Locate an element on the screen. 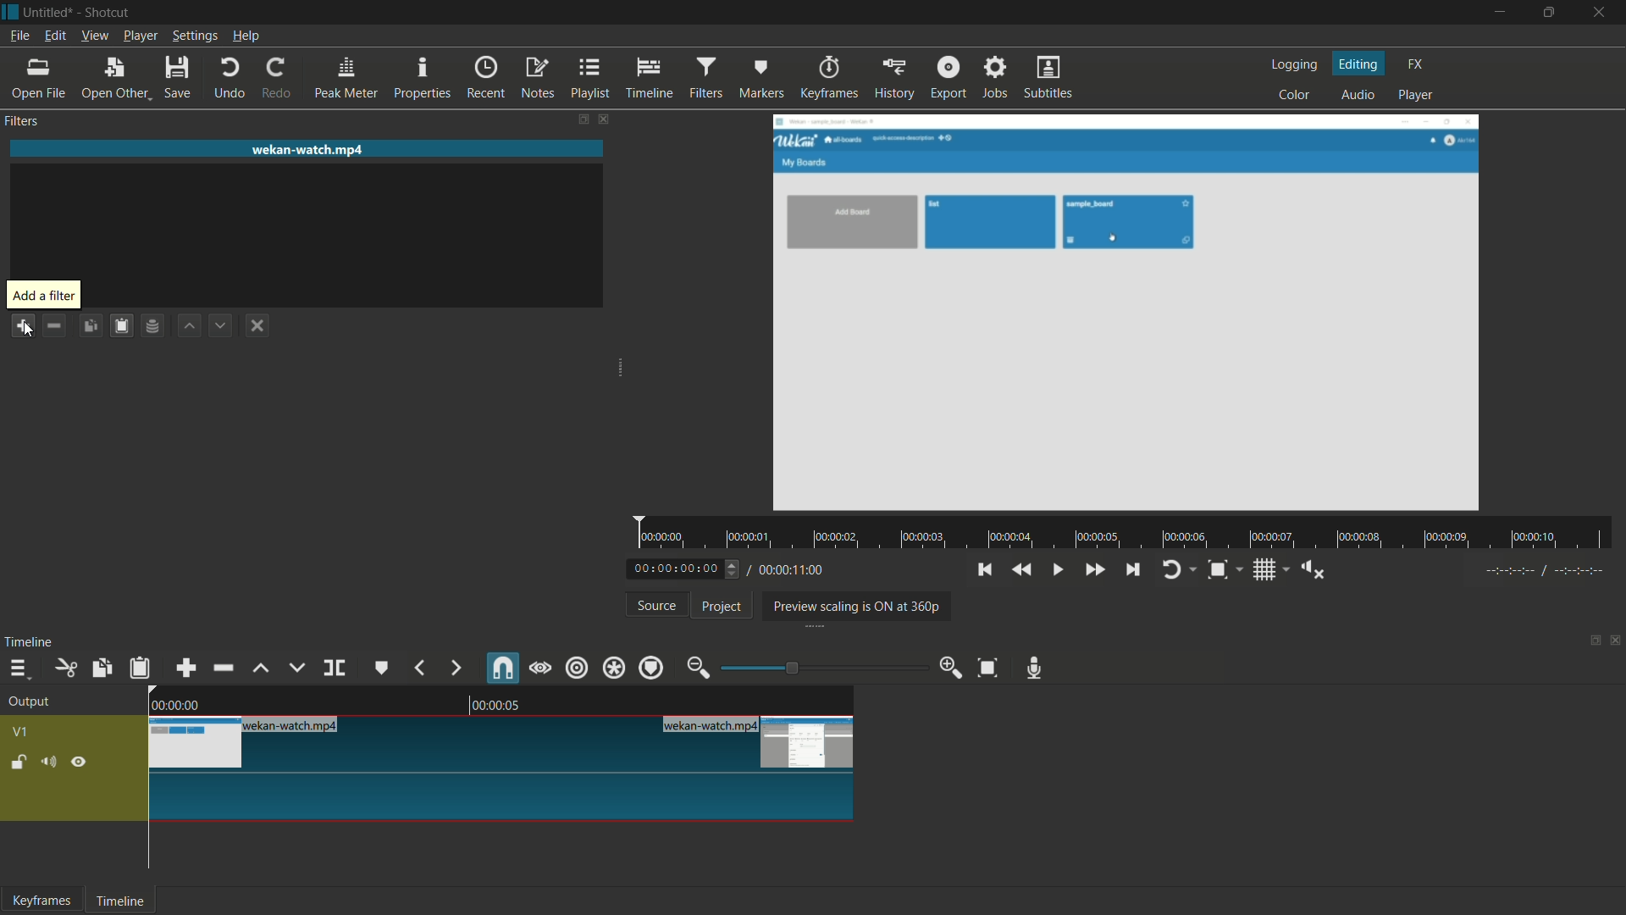 This screenshot has height=915, width=1626. ----:-- / is located at coordinates (1553, 574).